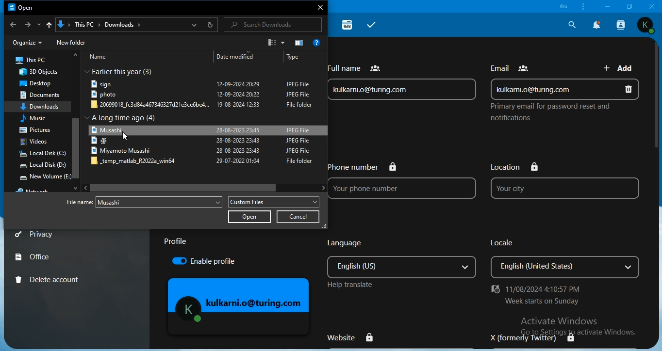  Describe the element at coordinates (38, 73) in the screenshot. I see `3d objects` at that location.